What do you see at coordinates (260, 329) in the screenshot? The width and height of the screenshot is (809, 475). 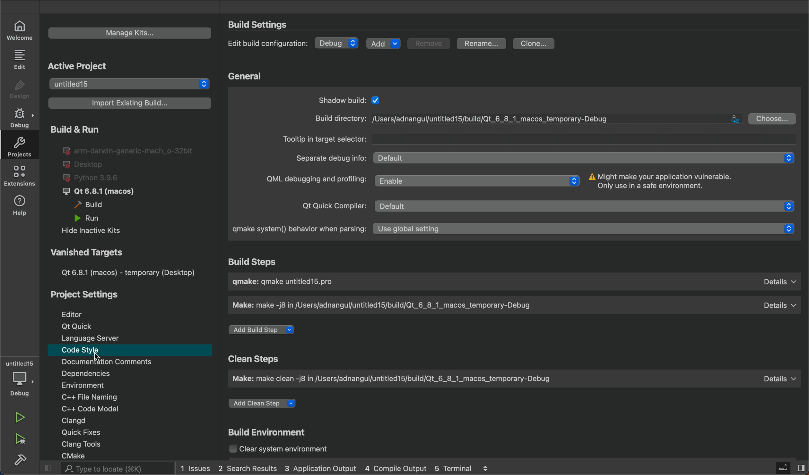 I see `add build type` at bounding box center [260, 329].